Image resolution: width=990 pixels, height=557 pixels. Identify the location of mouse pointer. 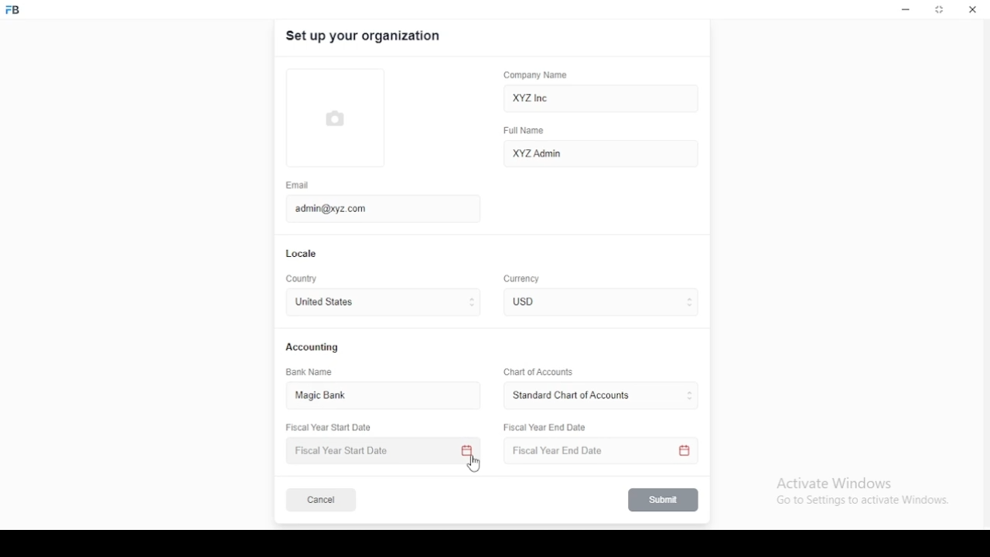
(476, 465).